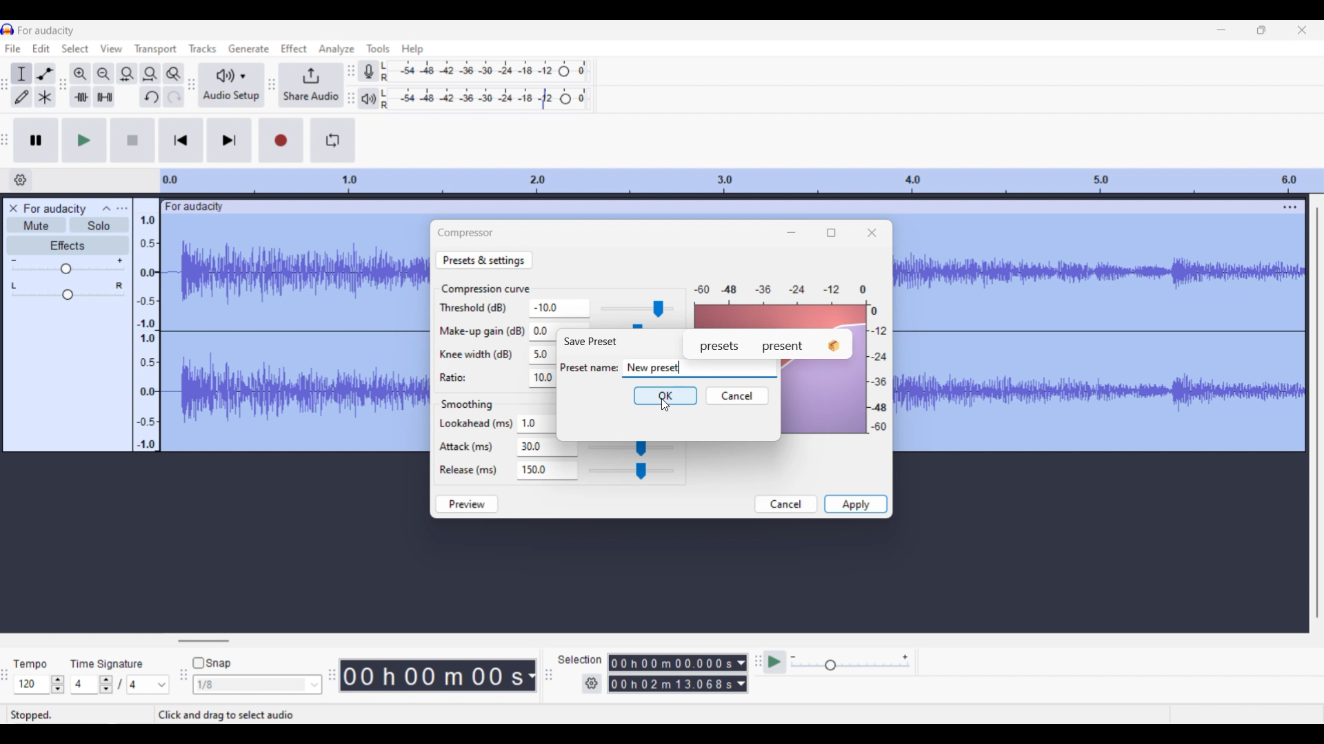 The height and width of the screenshot is (744, 1324). What do you see at coordinates (486, 71) in the screenshot?
I see `Recording level` at bounding box center [486, 71].